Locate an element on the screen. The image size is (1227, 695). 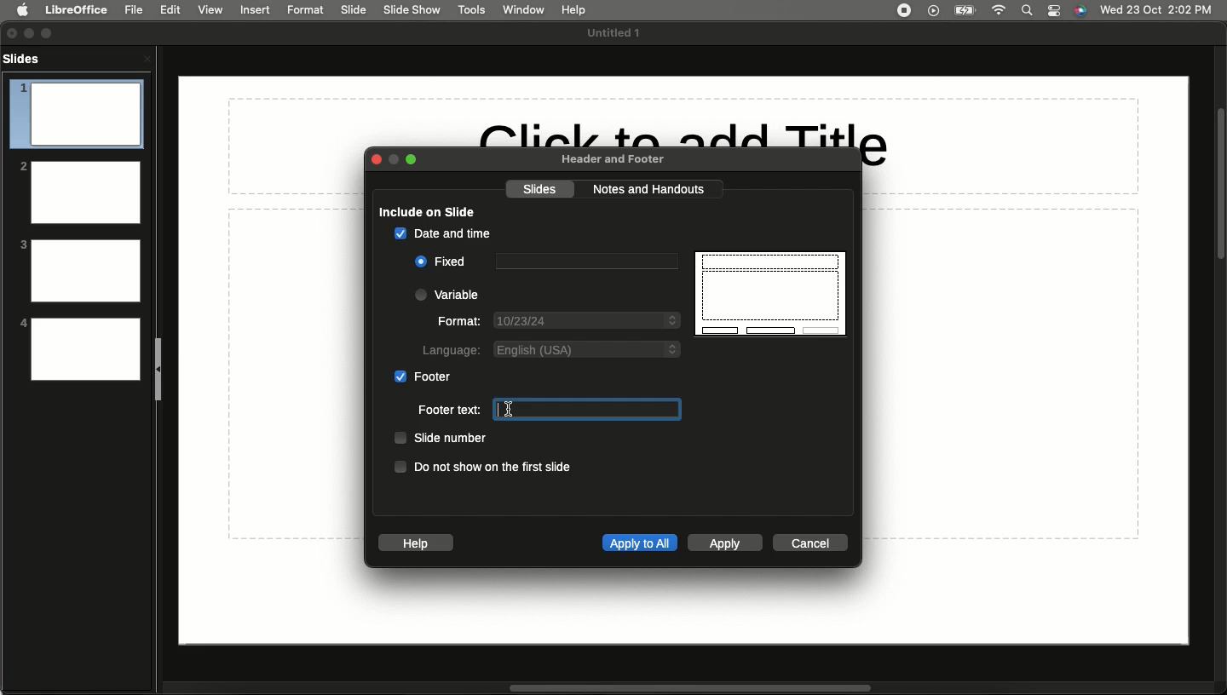
Help is located at coordinates (414, 543).